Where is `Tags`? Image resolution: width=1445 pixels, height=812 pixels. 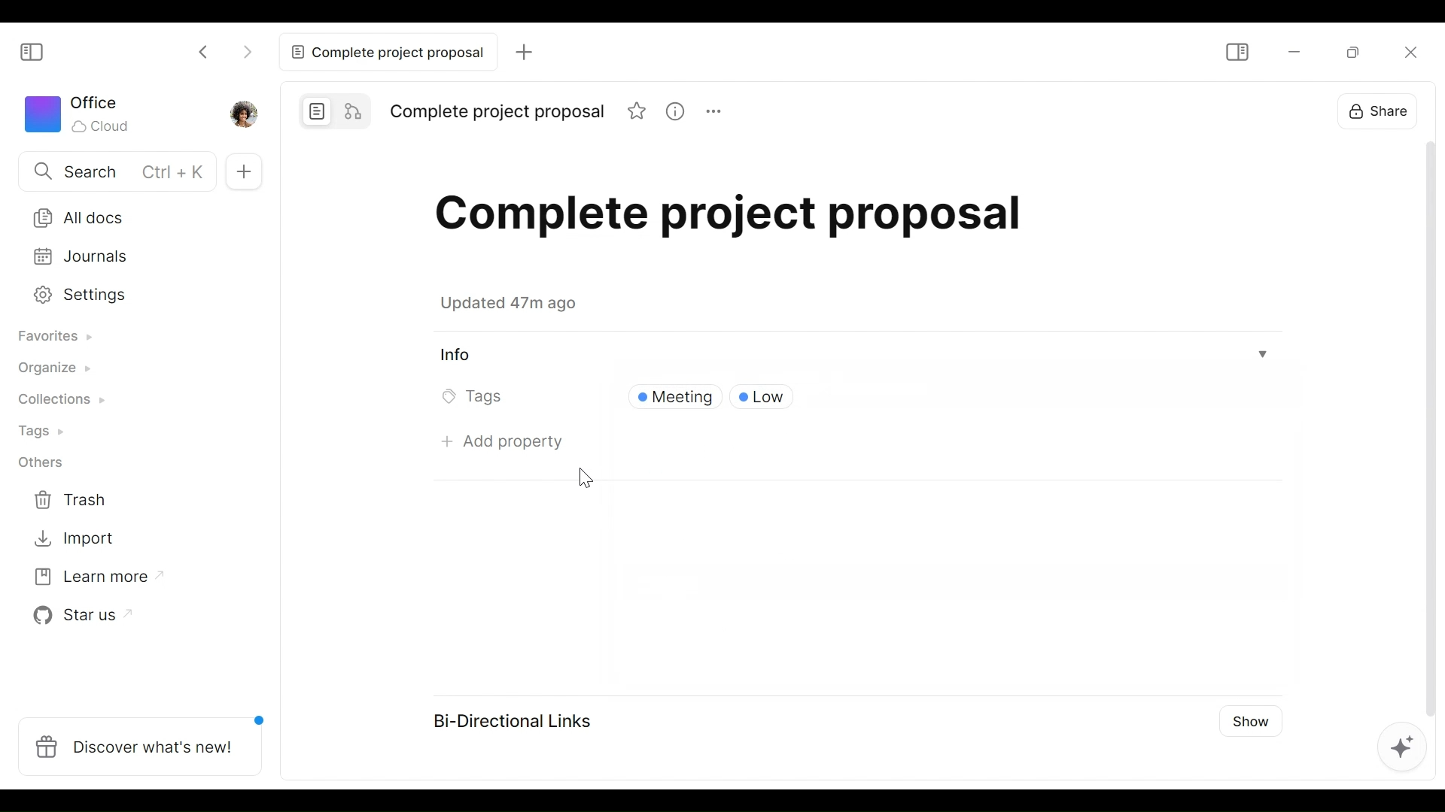
Tags is located at coordinates (475, 398).